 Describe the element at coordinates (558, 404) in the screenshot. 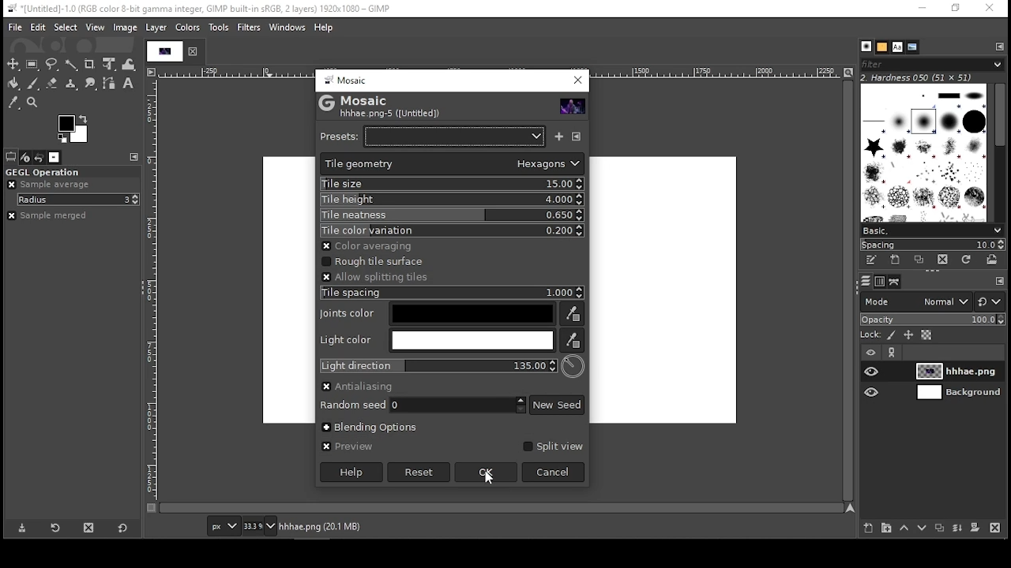

I see `new seed` at that location.